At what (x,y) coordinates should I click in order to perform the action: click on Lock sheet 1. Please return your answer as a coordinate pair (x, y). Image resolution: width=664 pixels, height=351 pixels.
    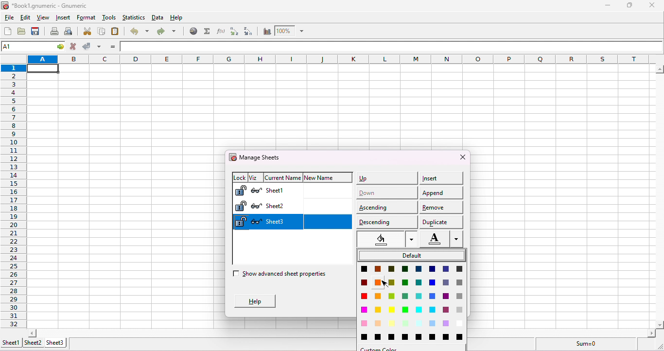
    Looking at the image, I should click on (241, 191).